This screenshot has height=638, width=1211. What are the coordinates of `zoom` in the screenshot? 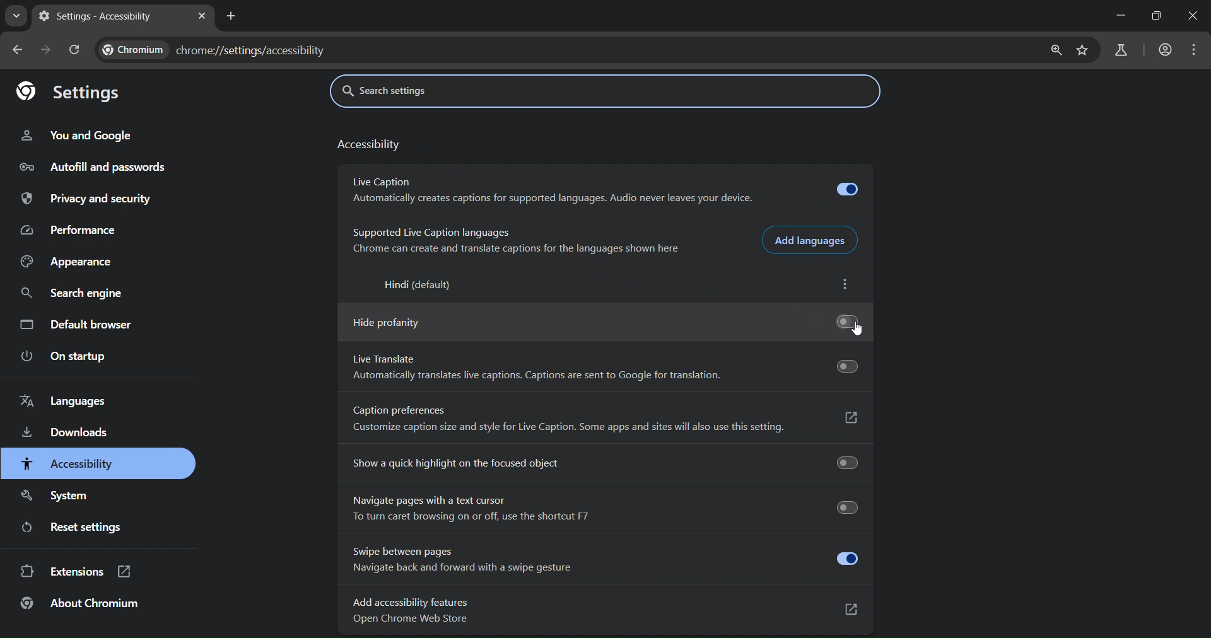 It's located at (1057, 51).